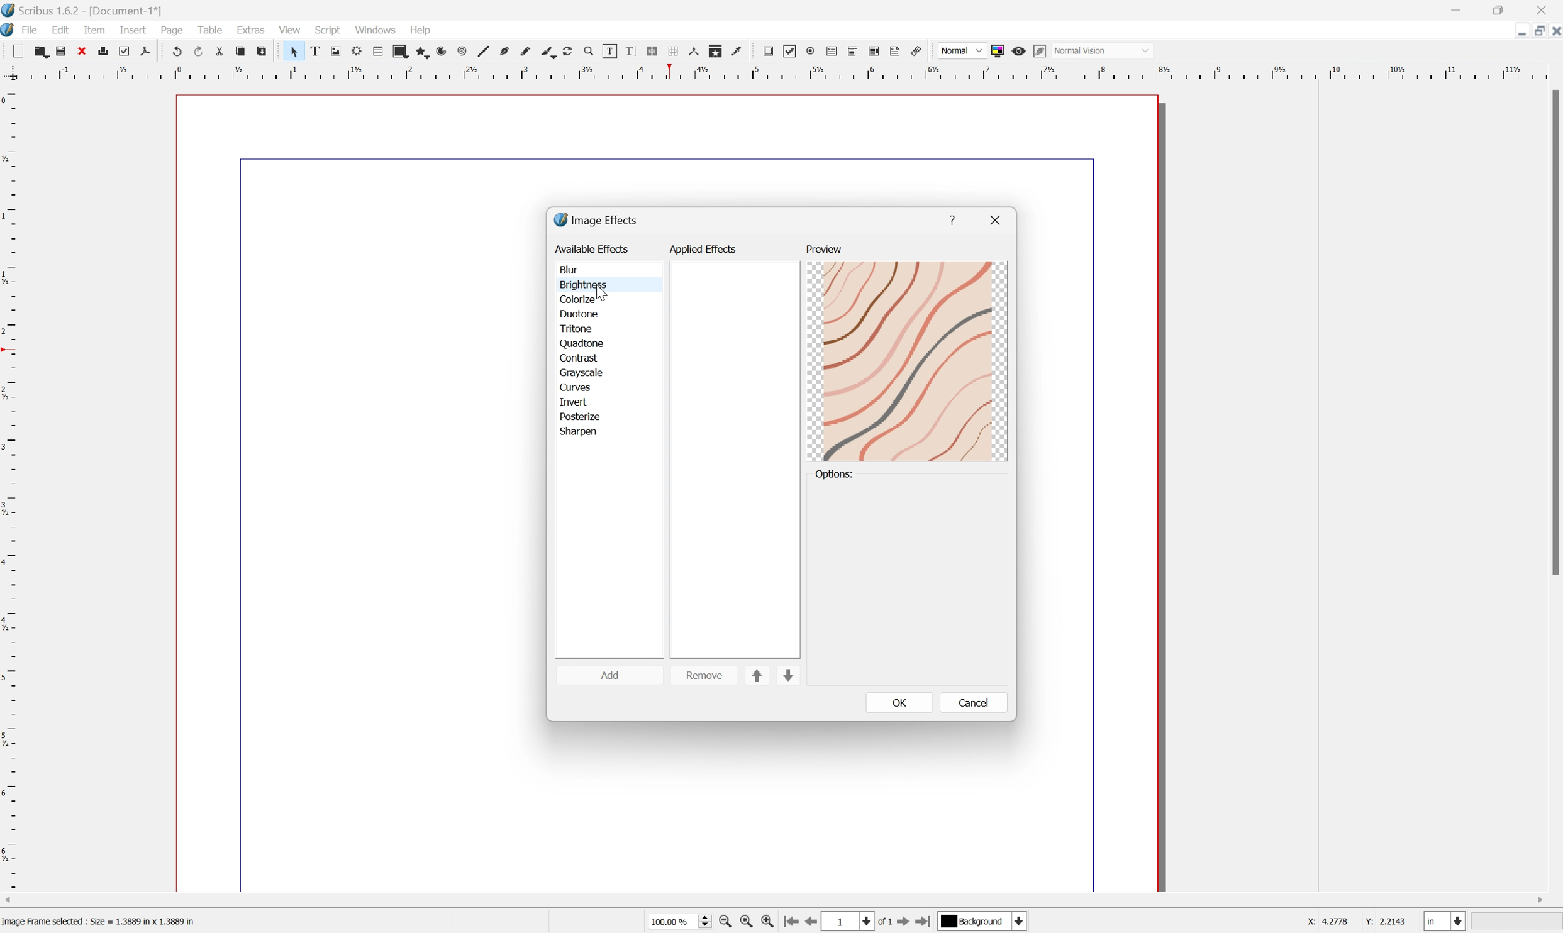 This screenshot has width=1563, height=933. I want to click on Horizontal Margin, so click(779, 75).